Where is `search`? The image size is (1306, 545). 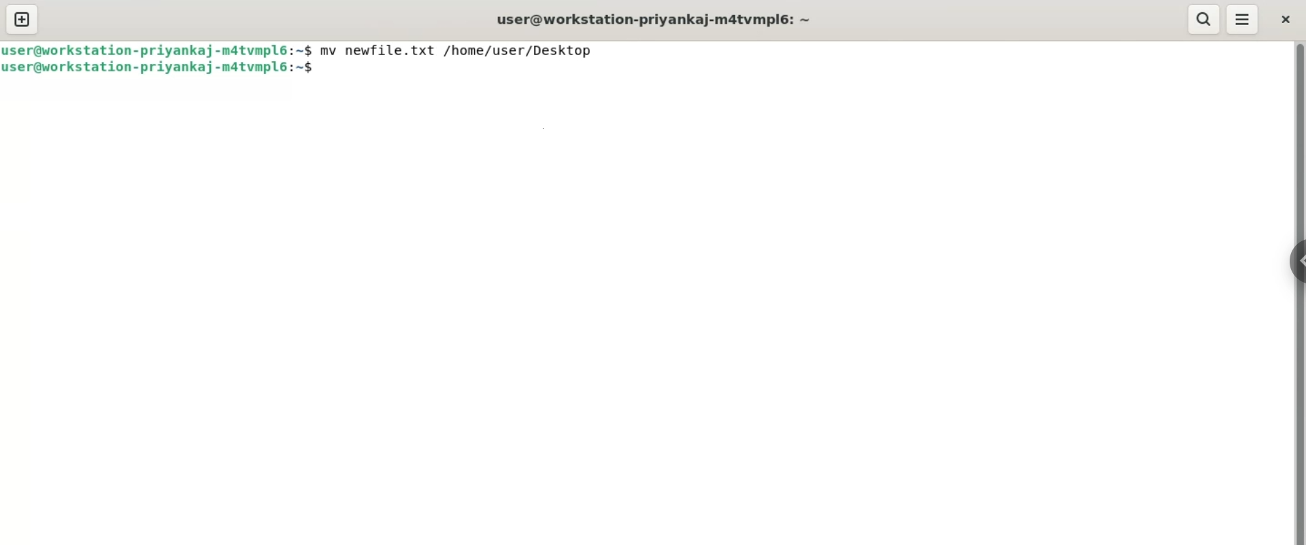 search is located at coordinates (1200, 20).